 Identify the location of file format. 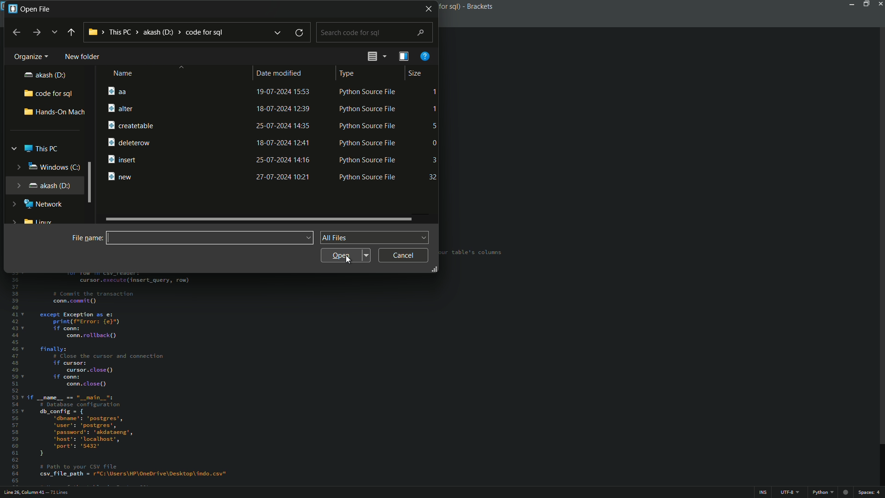
(823, 493).